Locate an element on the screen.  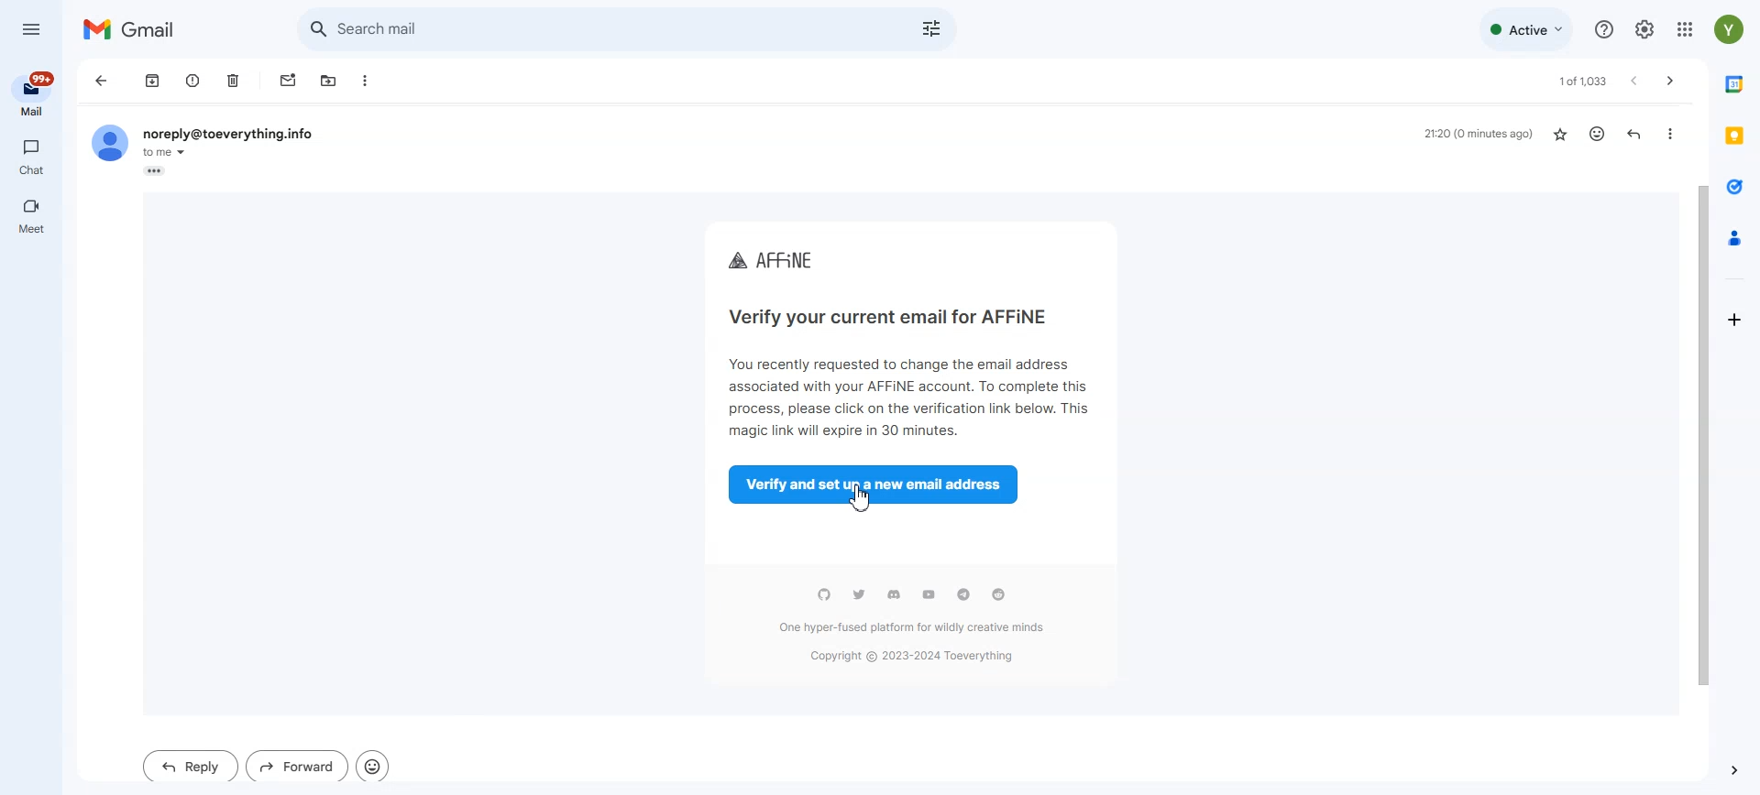
Reddit is located at coordinates (823, 594).